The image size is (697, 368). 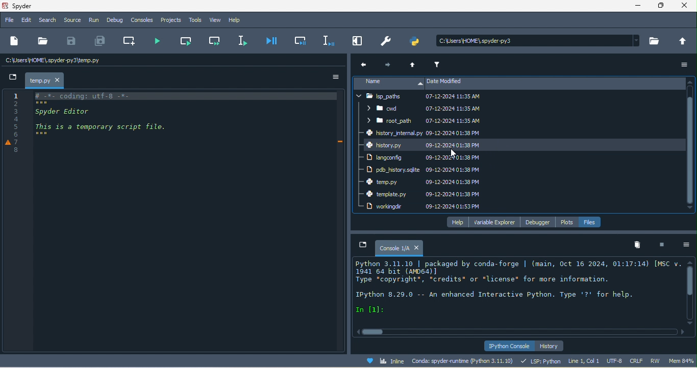 I want to click on preferences, so click(x=387, y=41).